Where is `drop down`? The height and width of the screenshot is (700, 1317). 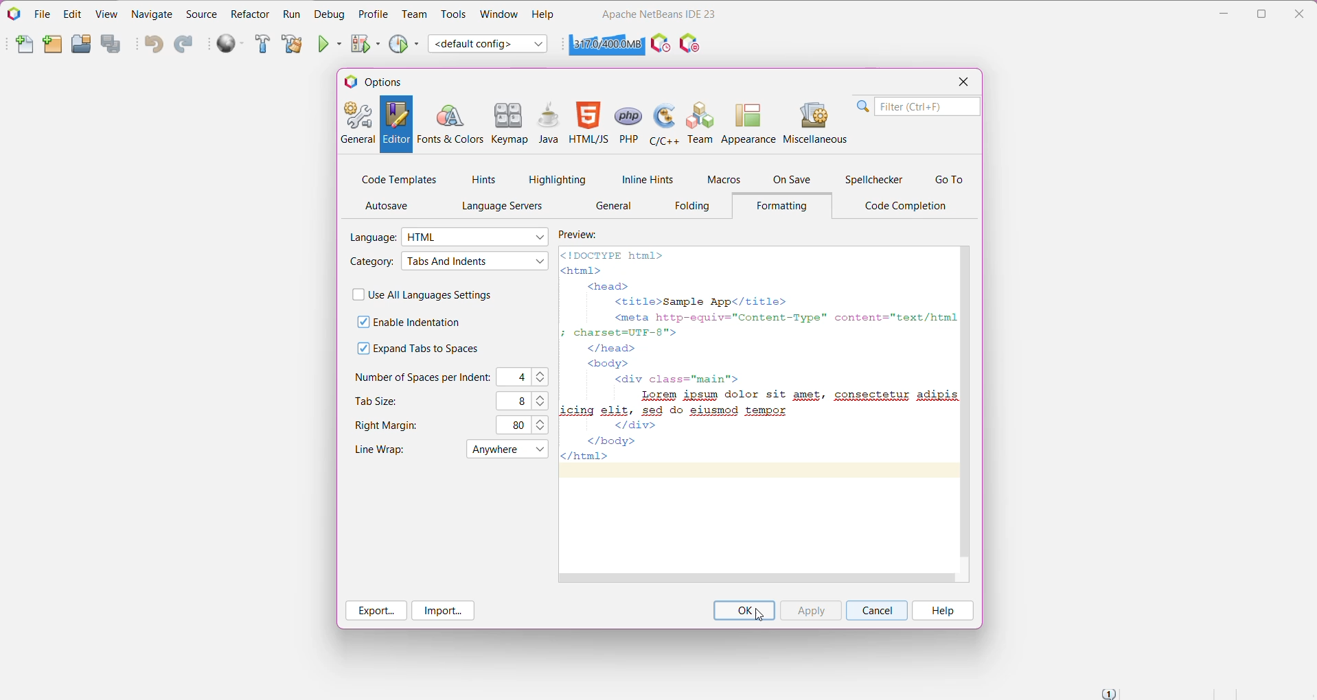
drop down is located at coordinates (540, 452).